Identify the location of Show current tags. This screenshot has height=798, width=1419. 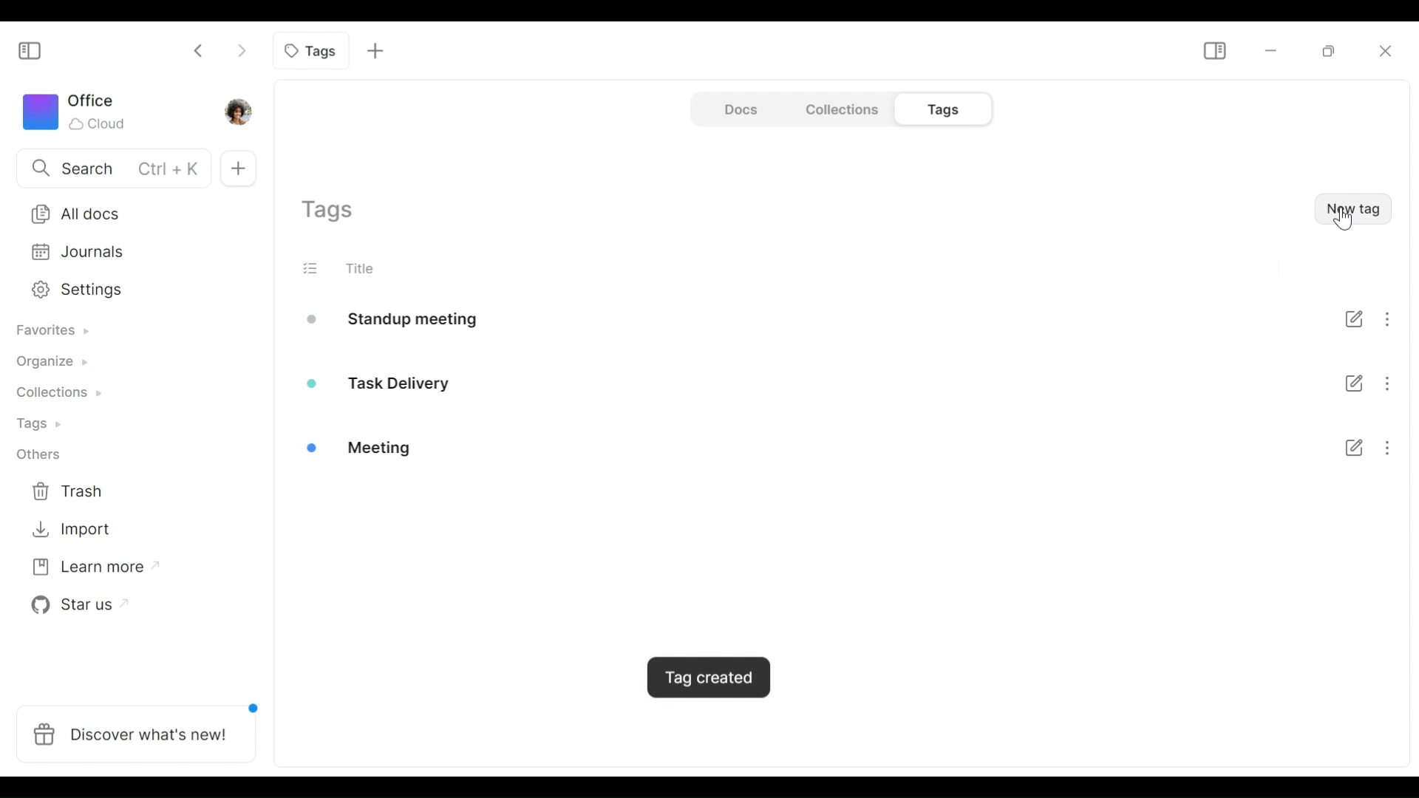
(332, 212).